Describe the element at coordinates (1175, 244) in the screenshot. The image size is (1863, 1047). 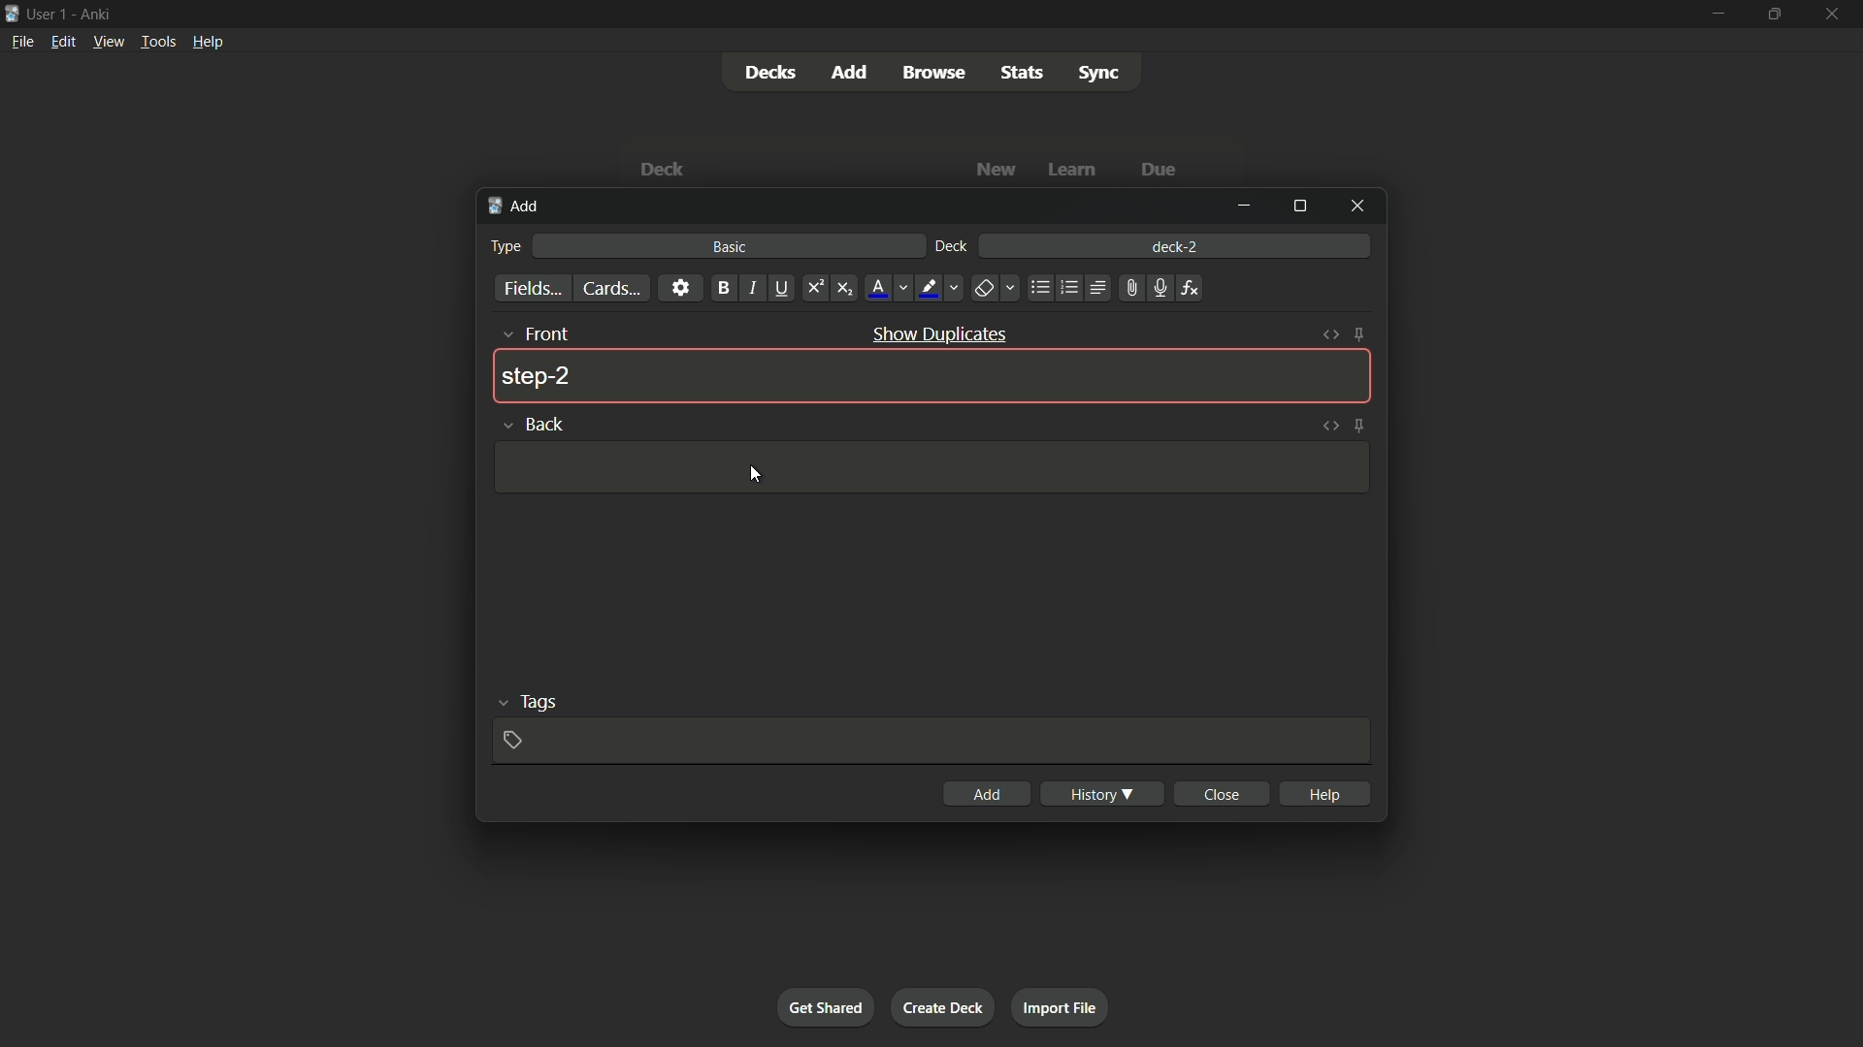
I see `deck-2` at that location.